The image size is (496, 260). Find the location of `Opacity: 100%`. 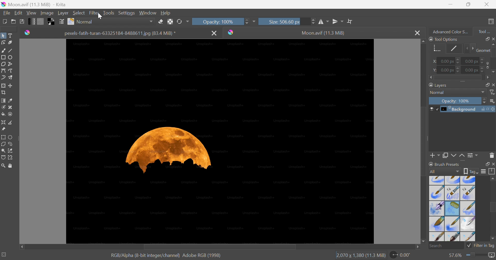

Opacity: 100% is located at coordinates (220, 22).